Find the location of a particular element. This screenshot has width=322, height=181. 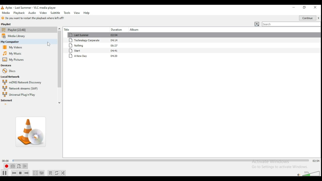

icon is located at coordinates (3, 8).